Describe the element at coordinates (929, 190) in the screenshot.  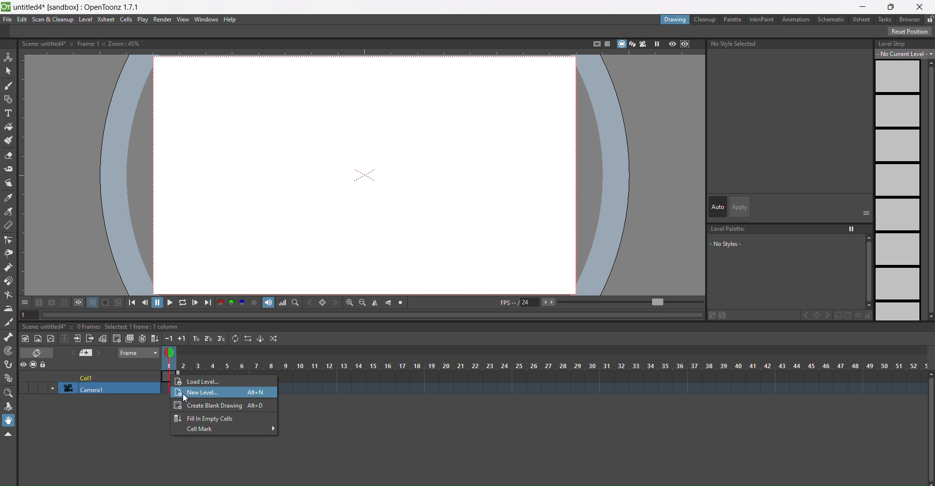
I see `Scroll bar` at that location.